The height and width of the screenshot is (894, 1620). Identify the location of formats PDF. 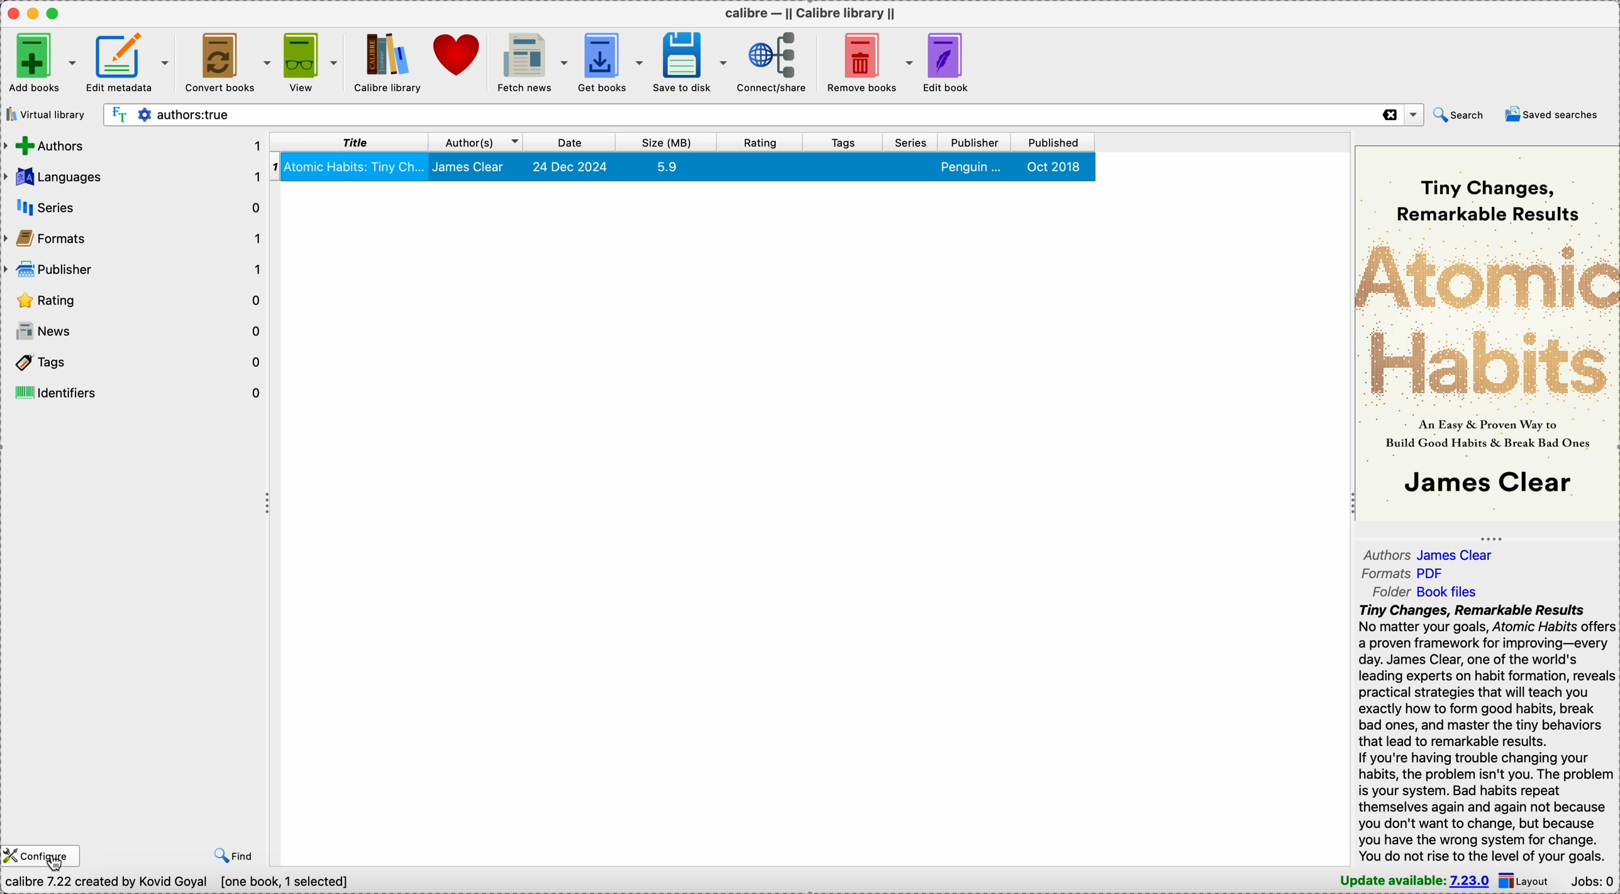
(1406, 574).